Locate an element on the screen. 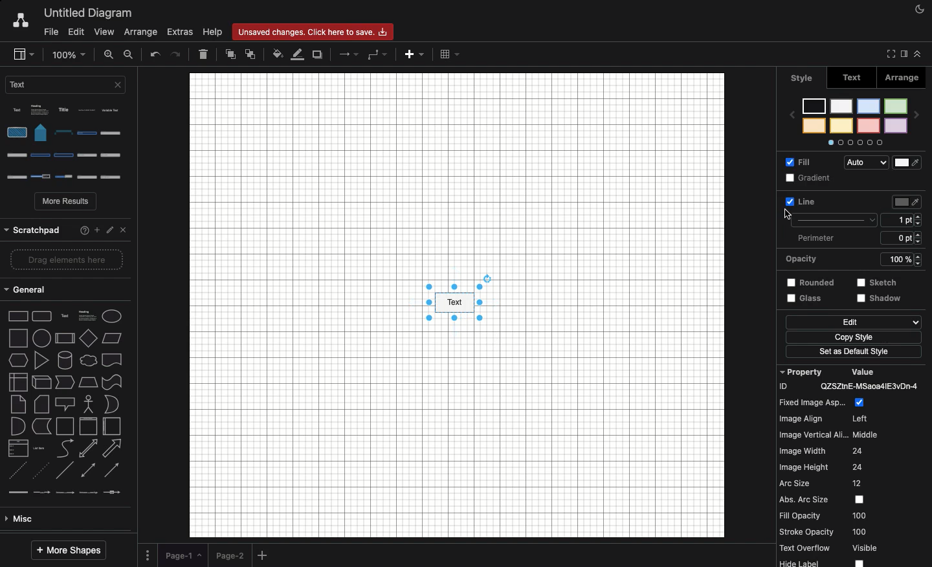 The height and width of the screenshot is (567, 932). Opacity is located at coordinates (859, 238).